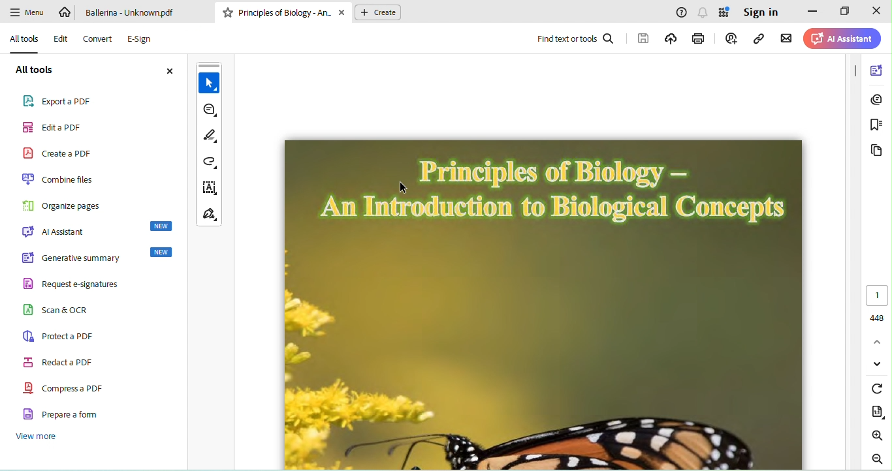 The width and height of the screenshot is (892, 471). Describe the element at coordinates (58, 101) in the screenshot. I see `export a pdf` at that location.